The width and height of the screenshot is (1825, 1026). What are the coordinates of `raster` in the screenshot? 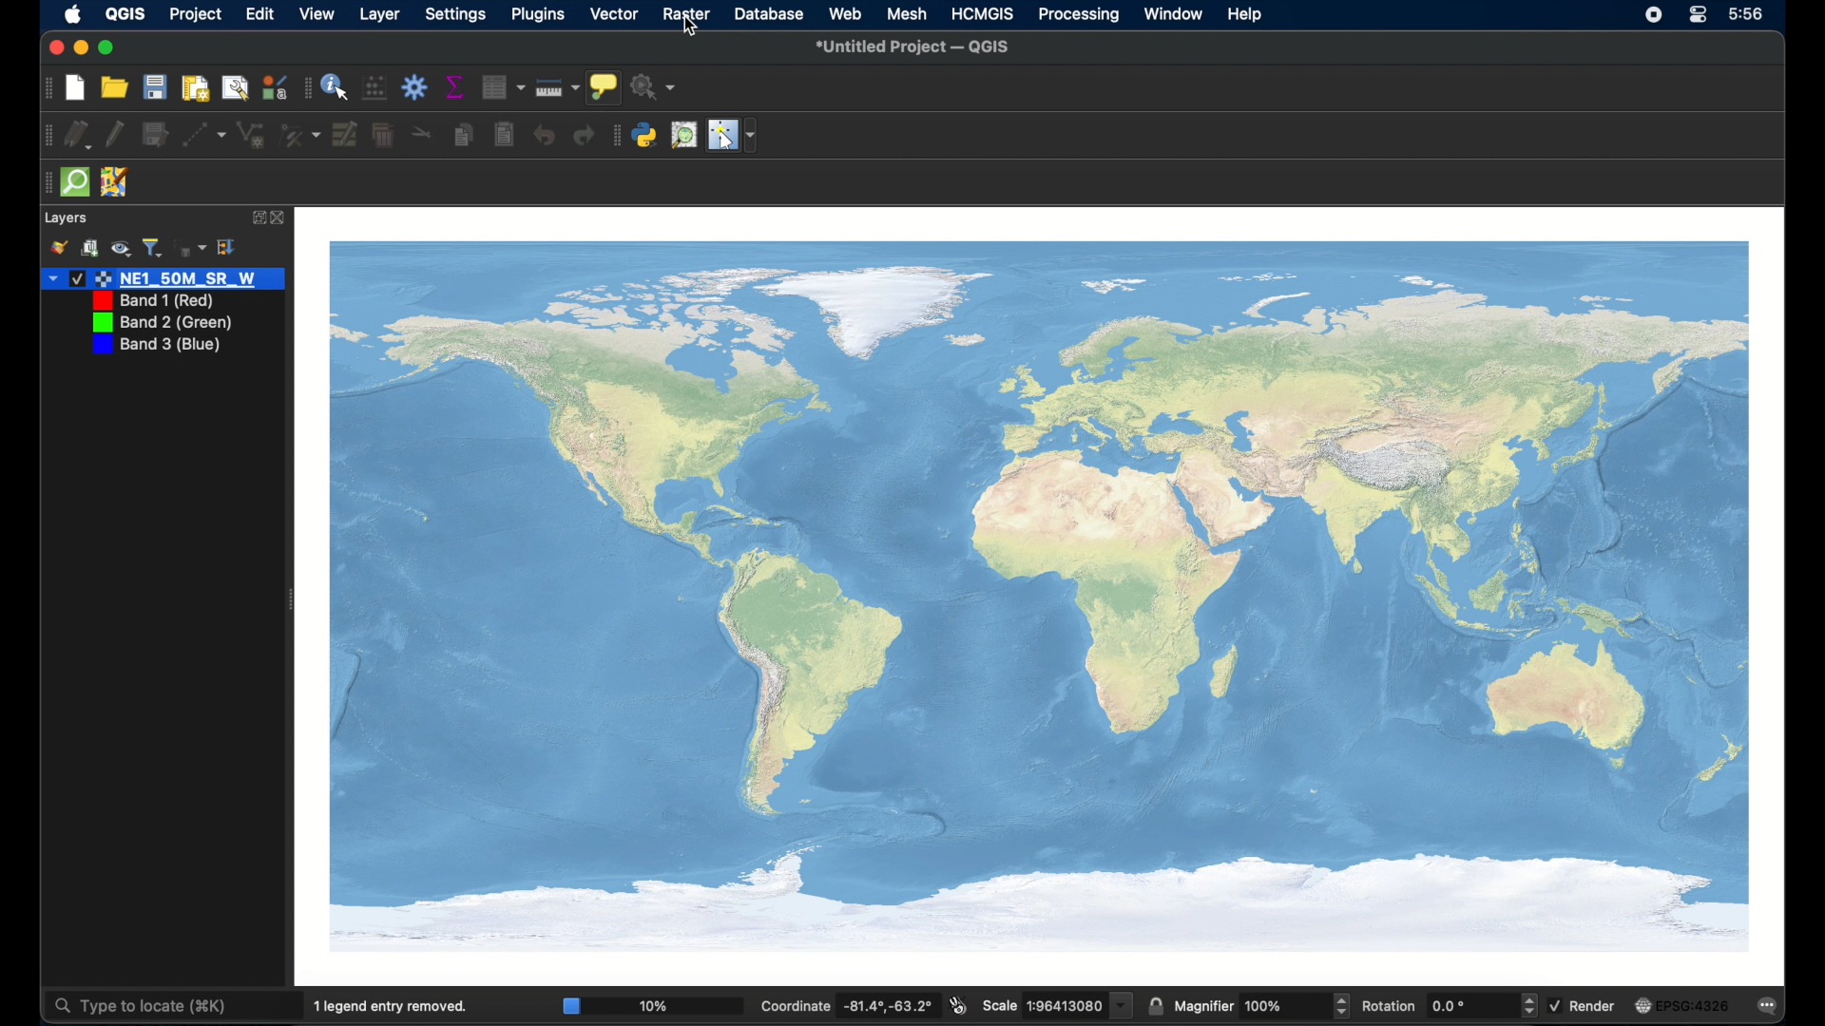 It's located at (686, 14).